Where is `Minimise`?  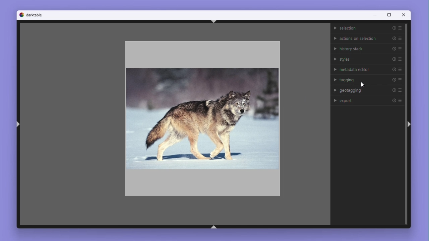
Minimise is located at coordinates (374, 15).